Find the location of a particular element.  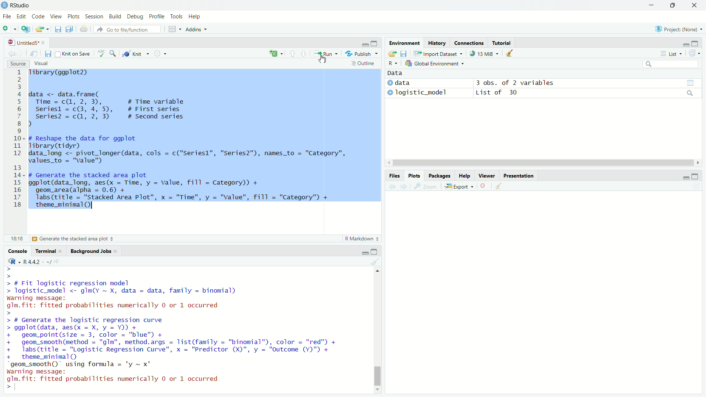

Terminal is located at coordinates (47, 251).